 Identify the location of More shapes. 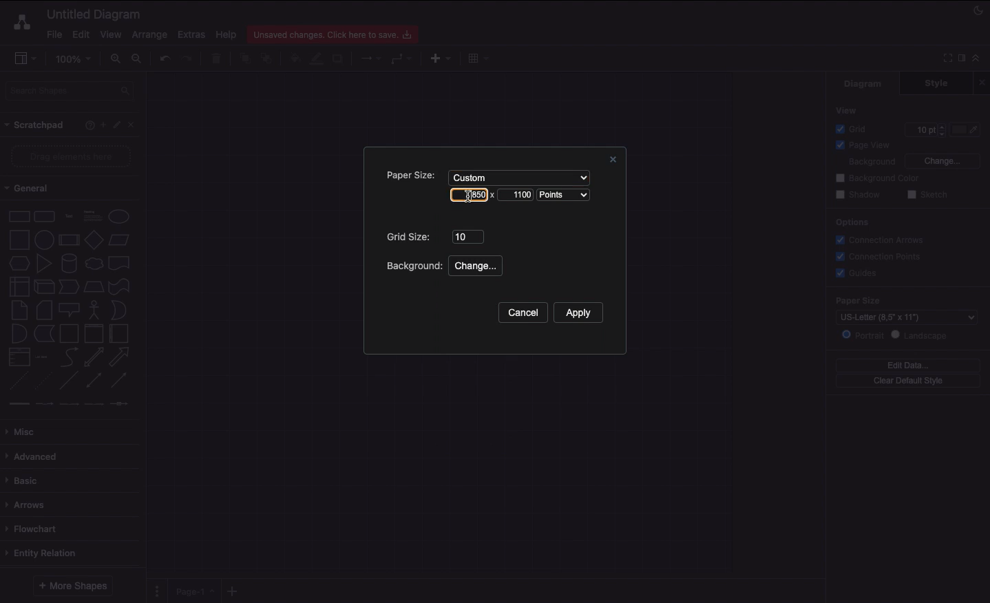
(72, 586).